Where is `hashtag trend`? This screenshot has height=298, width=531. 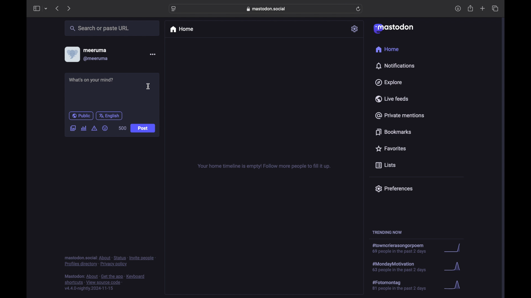 hashtag trend is located at coordinates (403, 286).